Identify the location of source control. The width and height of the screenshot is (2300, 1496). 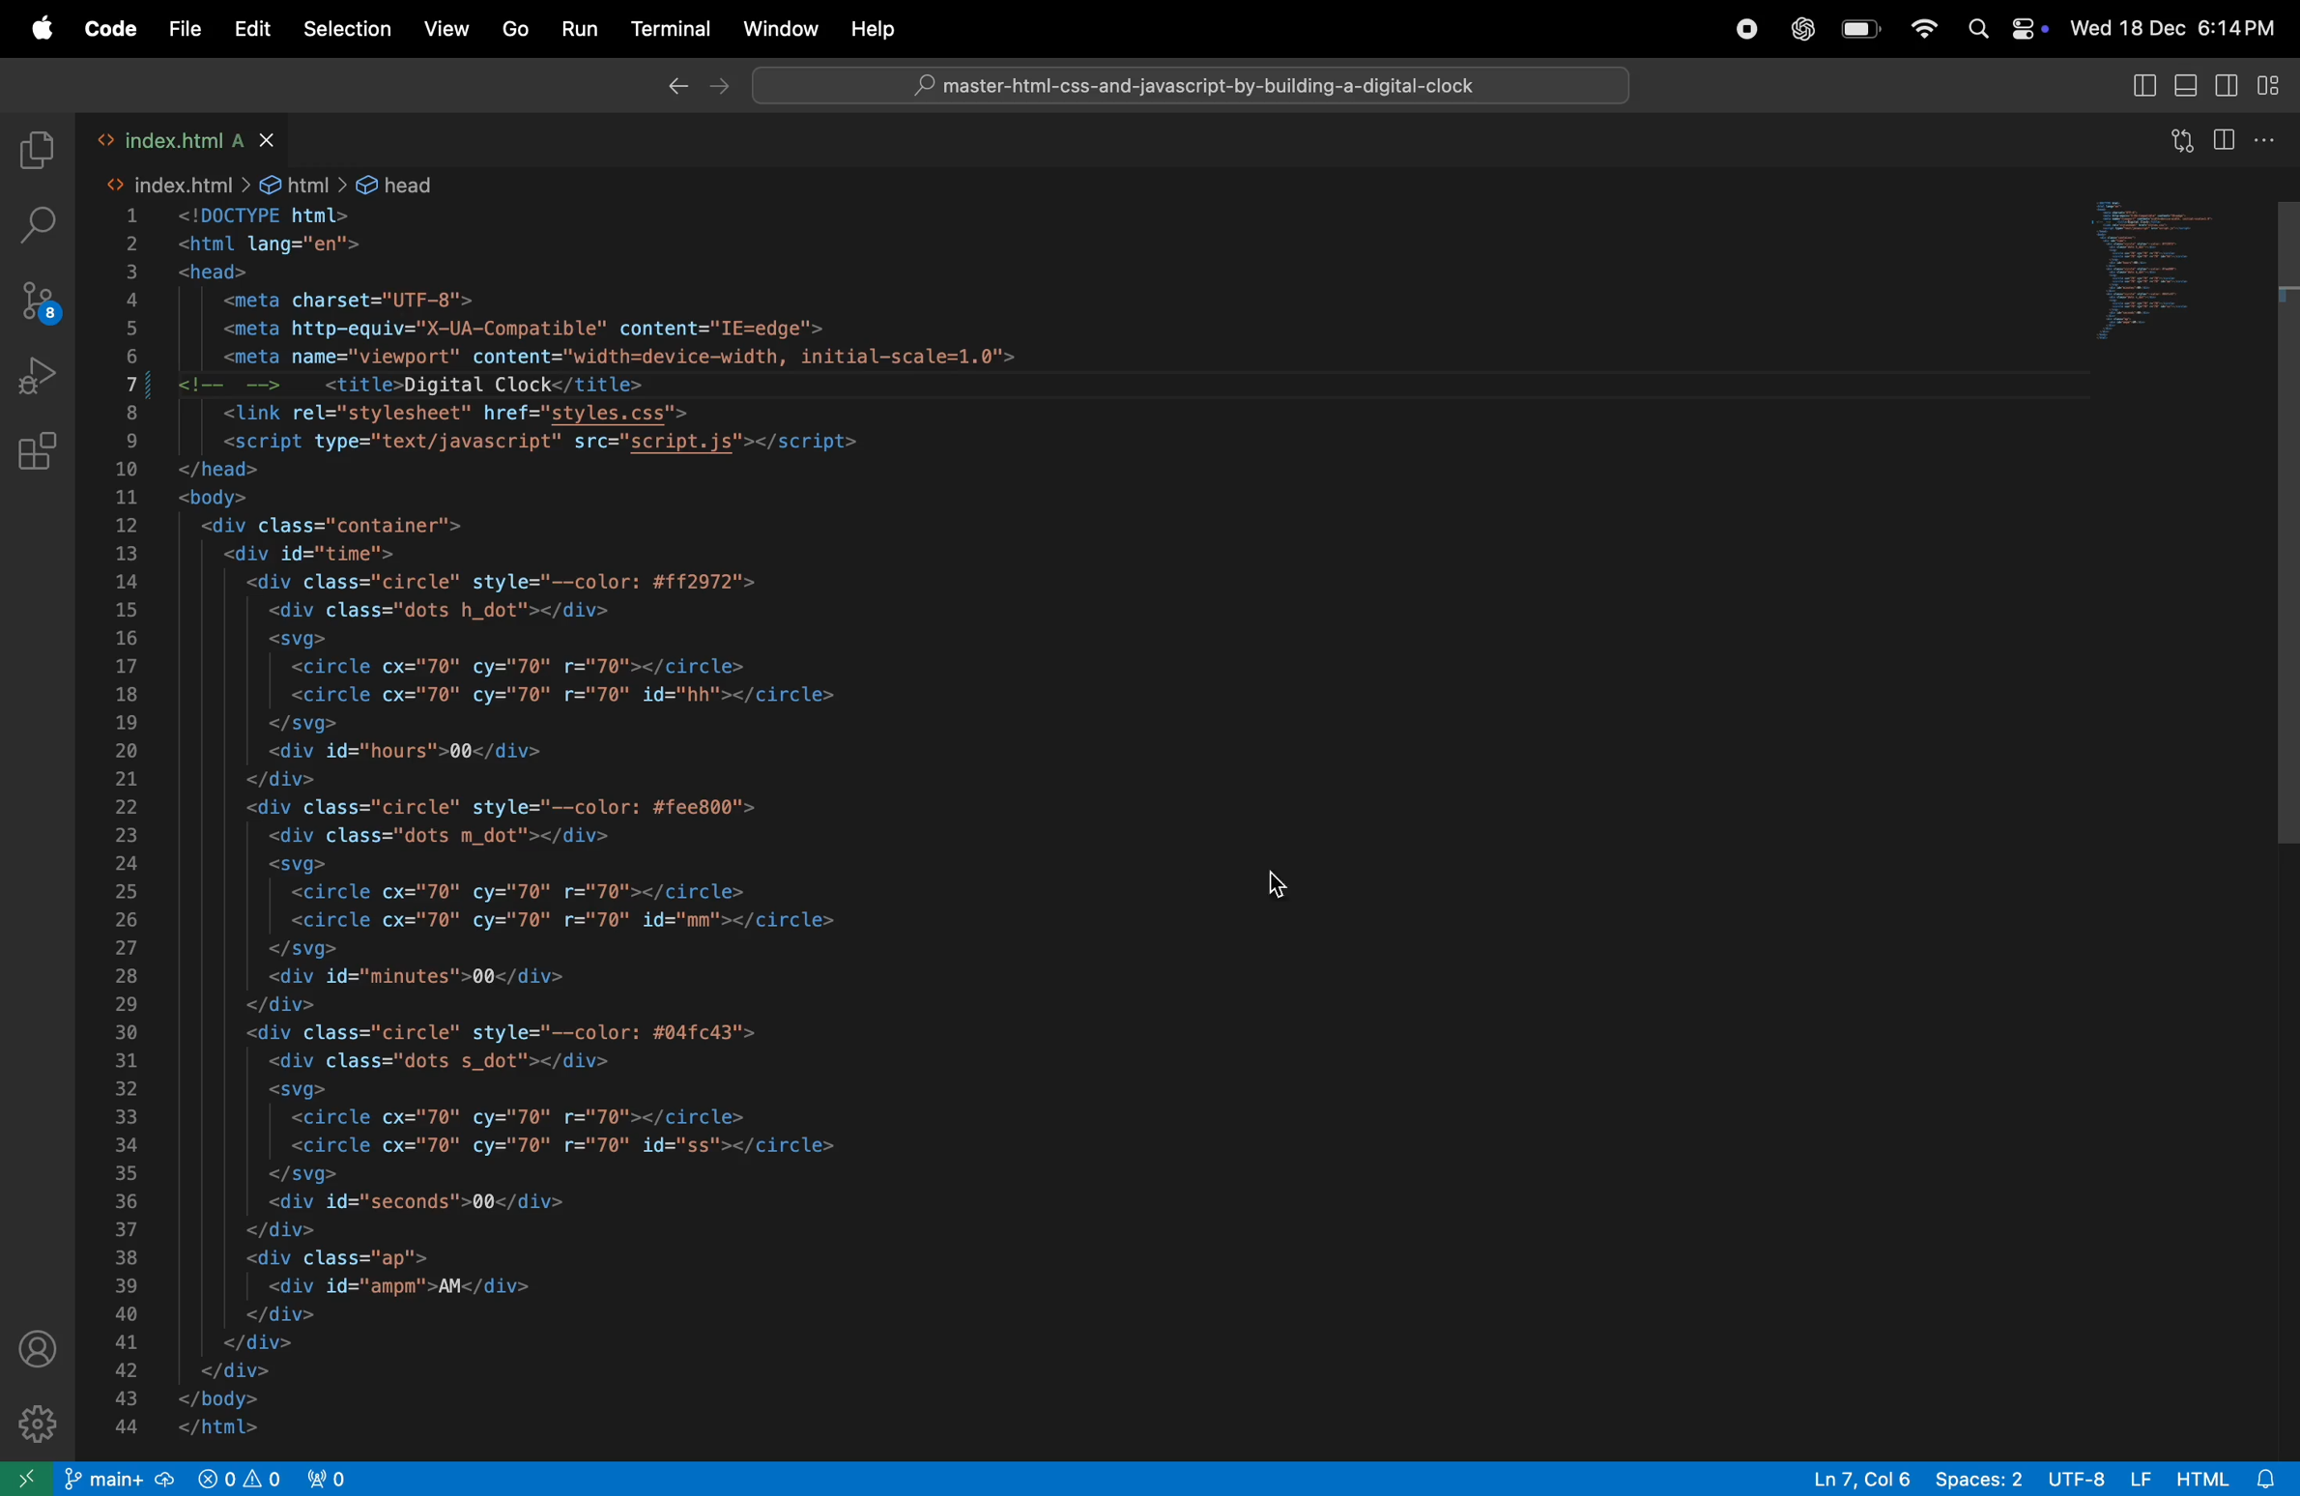
(41, 303).